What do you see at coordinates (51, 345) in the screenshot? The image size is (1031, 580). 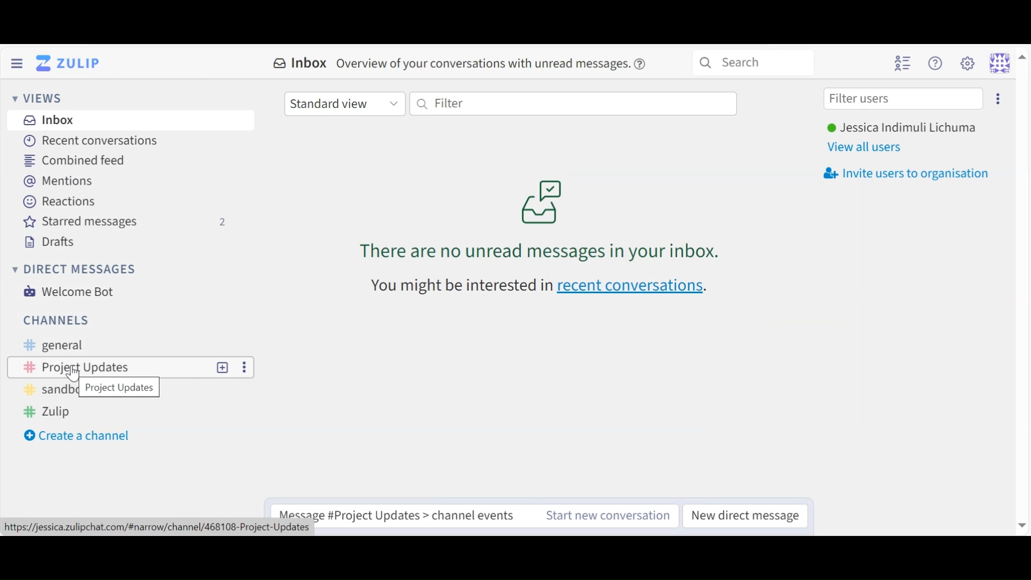 I see `General Channel` at bounding box center [51, 345].